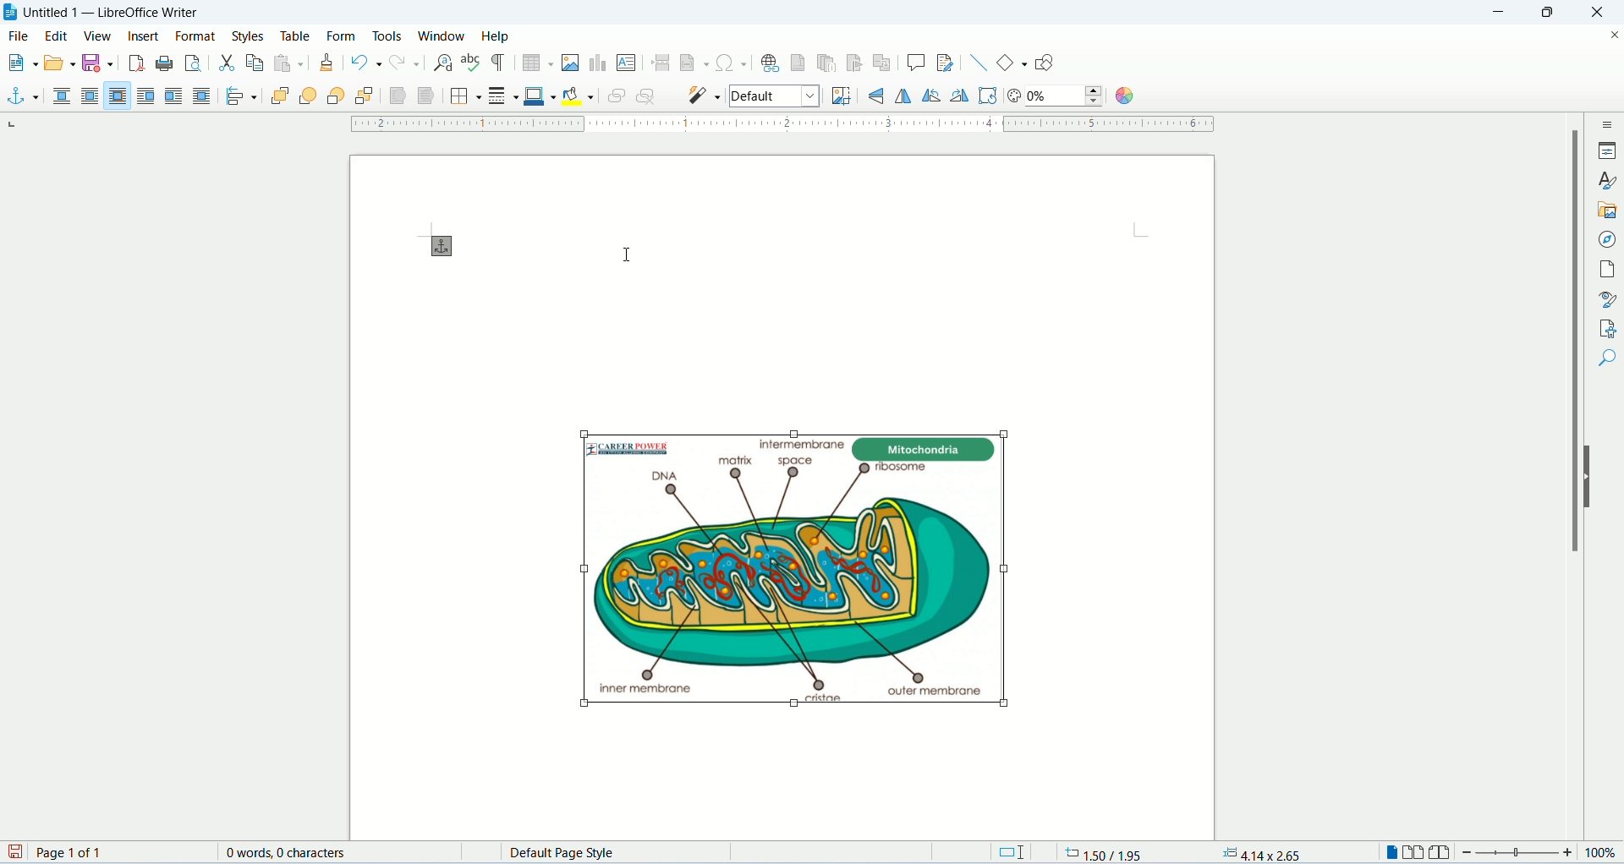 The height and width of the screenshot is (864, 1624). What do you see at coordinates (1598, 13) in the screenshot?
I see `close` at bounding box center [1598, 13].